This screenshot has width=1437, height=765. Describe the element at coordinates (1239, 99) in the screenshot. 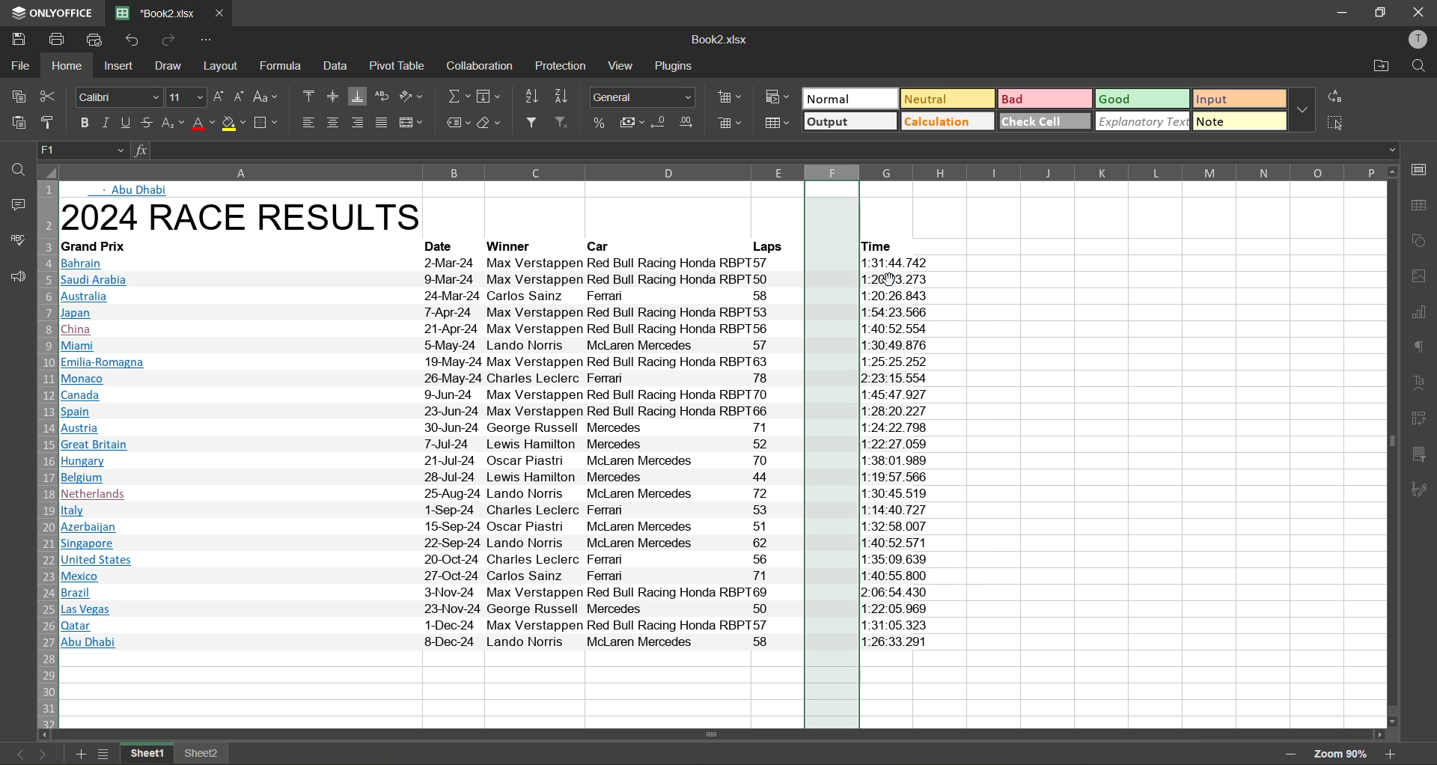

I see `input` at that location.